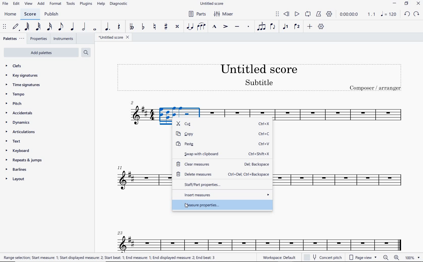 The height and width of the screenshot is (262, 423). What do you see at coordinates (341, 179) in the screenshot?
I see `INSTRUMENT: TENOR SAXOPHONE` at bounding box center [341, 179].